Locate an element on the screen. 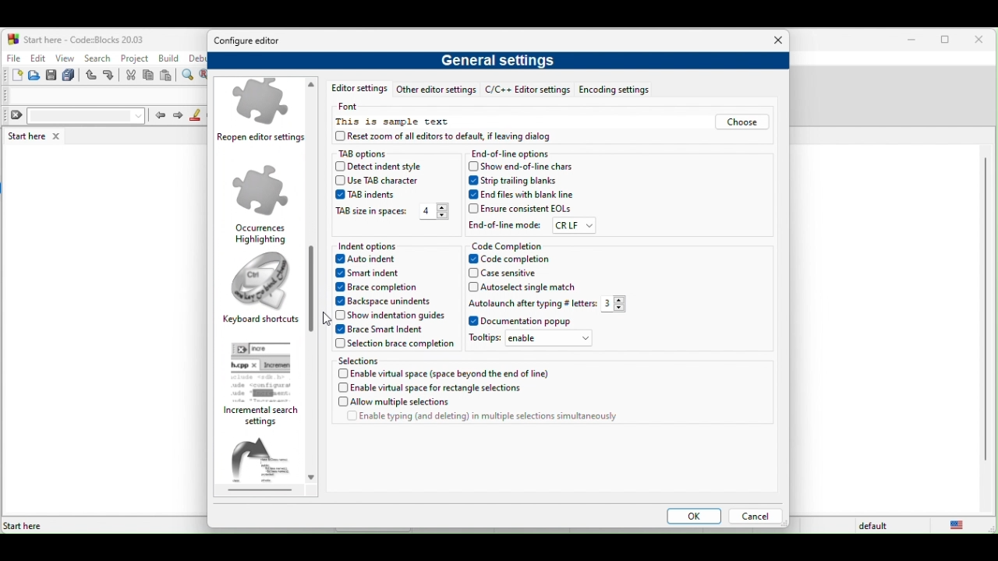  autoselect single match is located at coordinates (526, 288).